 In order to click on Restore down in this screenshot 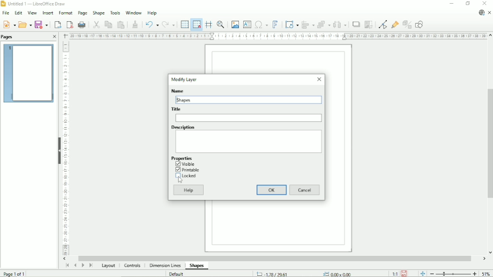, I will do `click(468, 4)`.